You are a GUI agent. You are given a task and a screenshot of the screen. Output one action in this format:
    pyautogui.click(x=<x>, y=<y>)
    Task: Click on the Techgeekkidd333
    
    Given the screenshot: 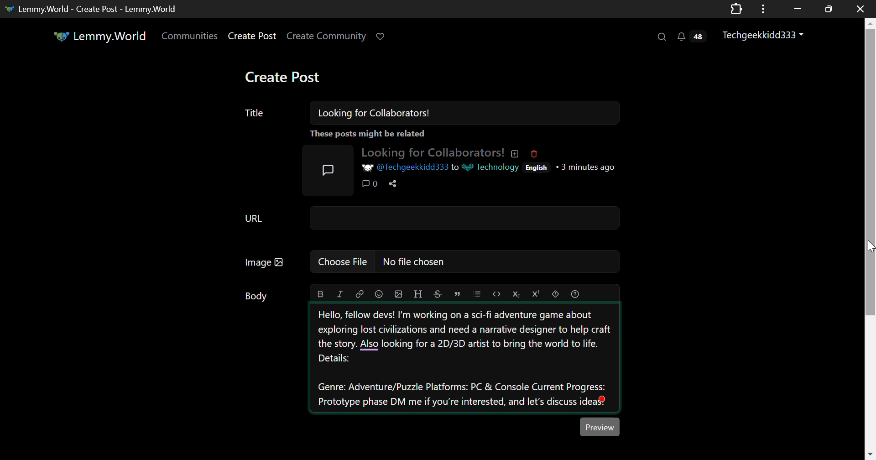 What is the action you would take?
    pyautogui.click(x=764, y=35)
    